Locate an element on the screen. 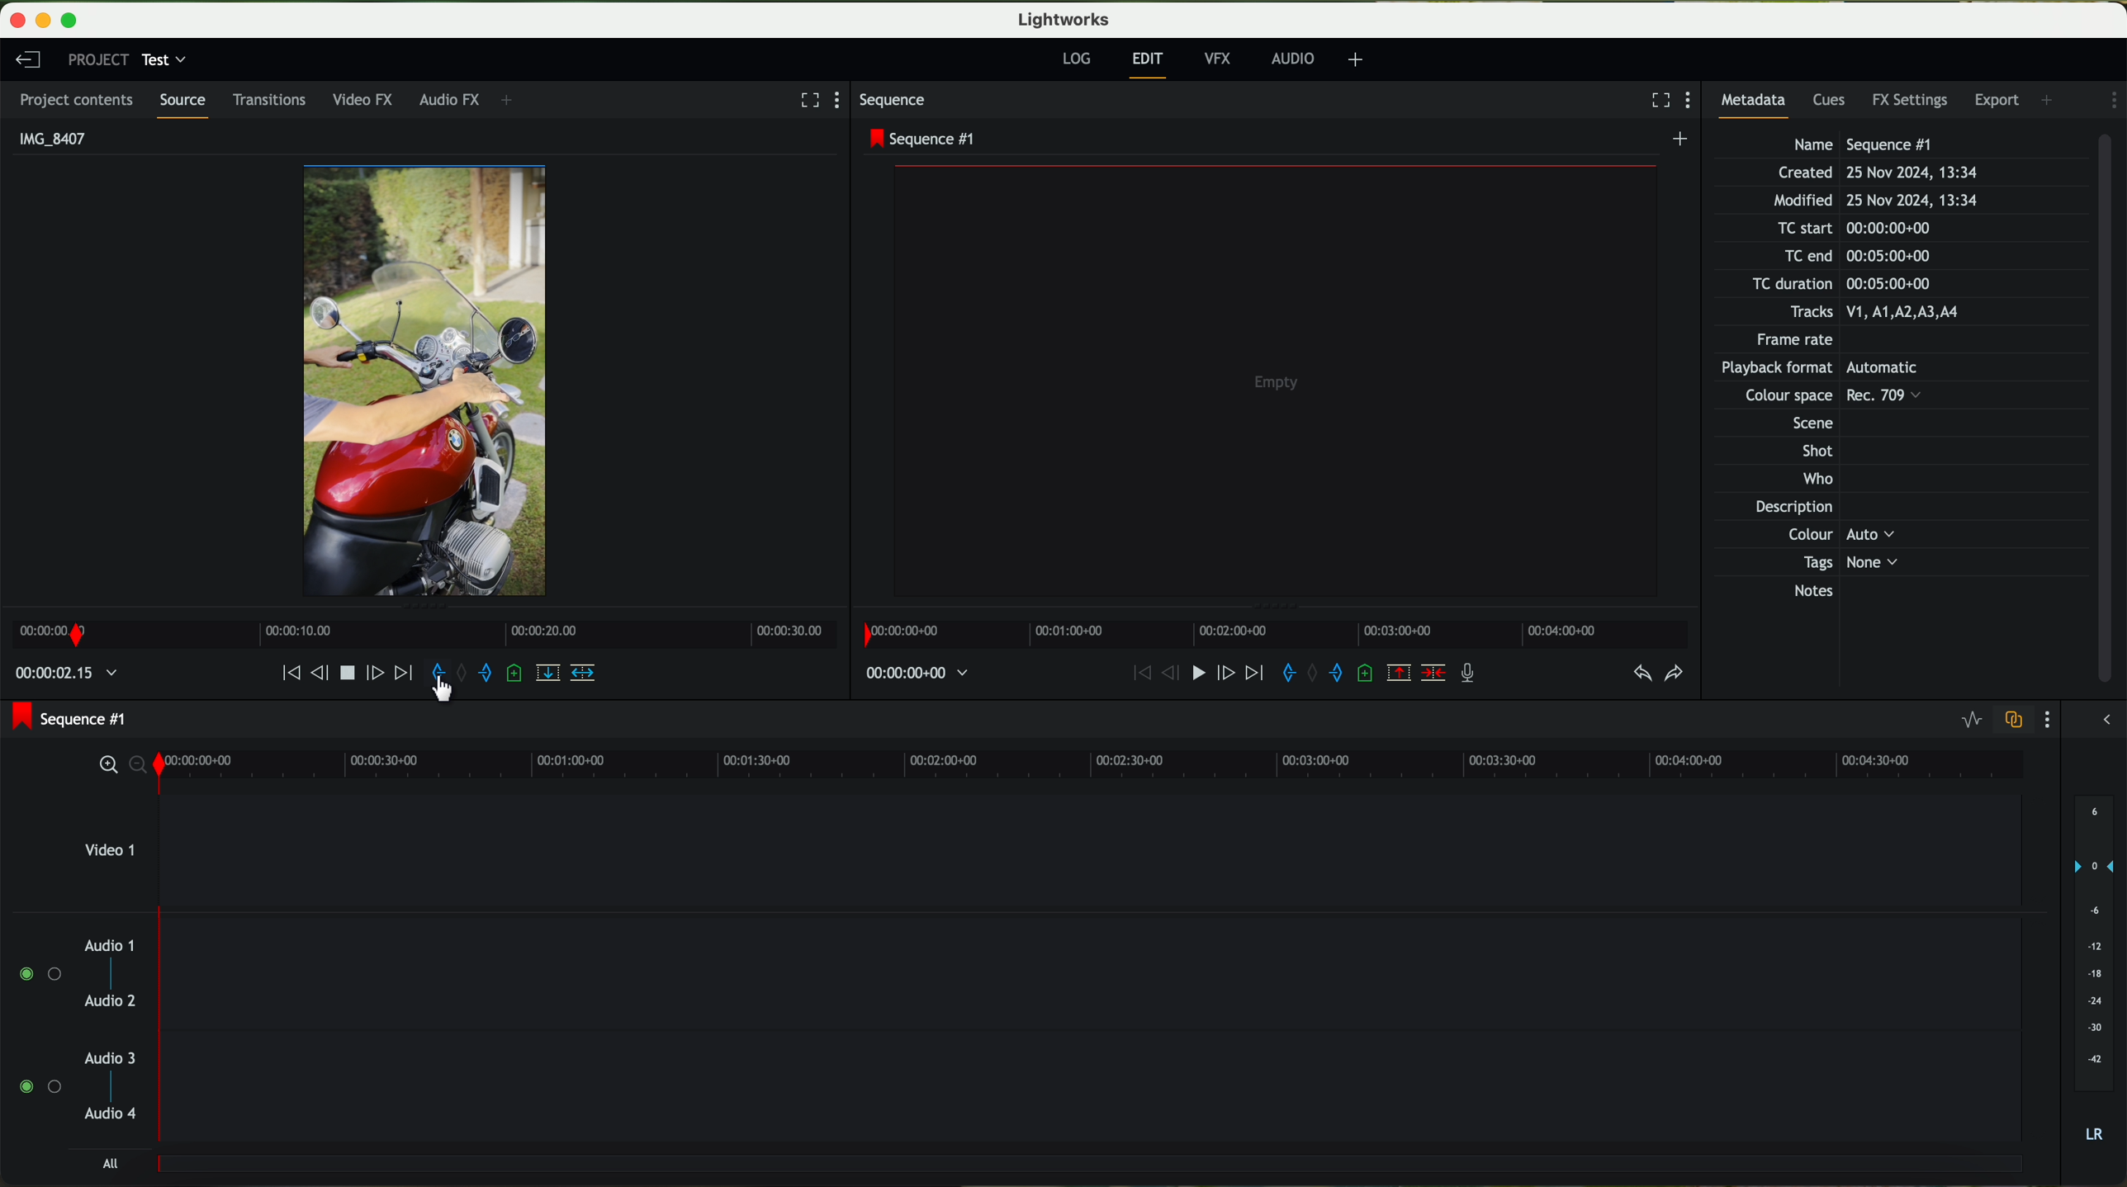 The image size is (2127, 1187). VFX is located at coordinates (1221, 61).